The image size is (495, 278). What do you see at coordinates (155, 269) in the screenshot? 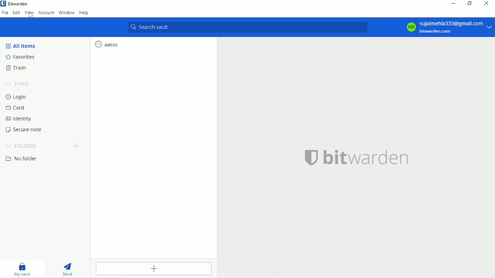
I see `Add item` at bounding box center [155, 269].